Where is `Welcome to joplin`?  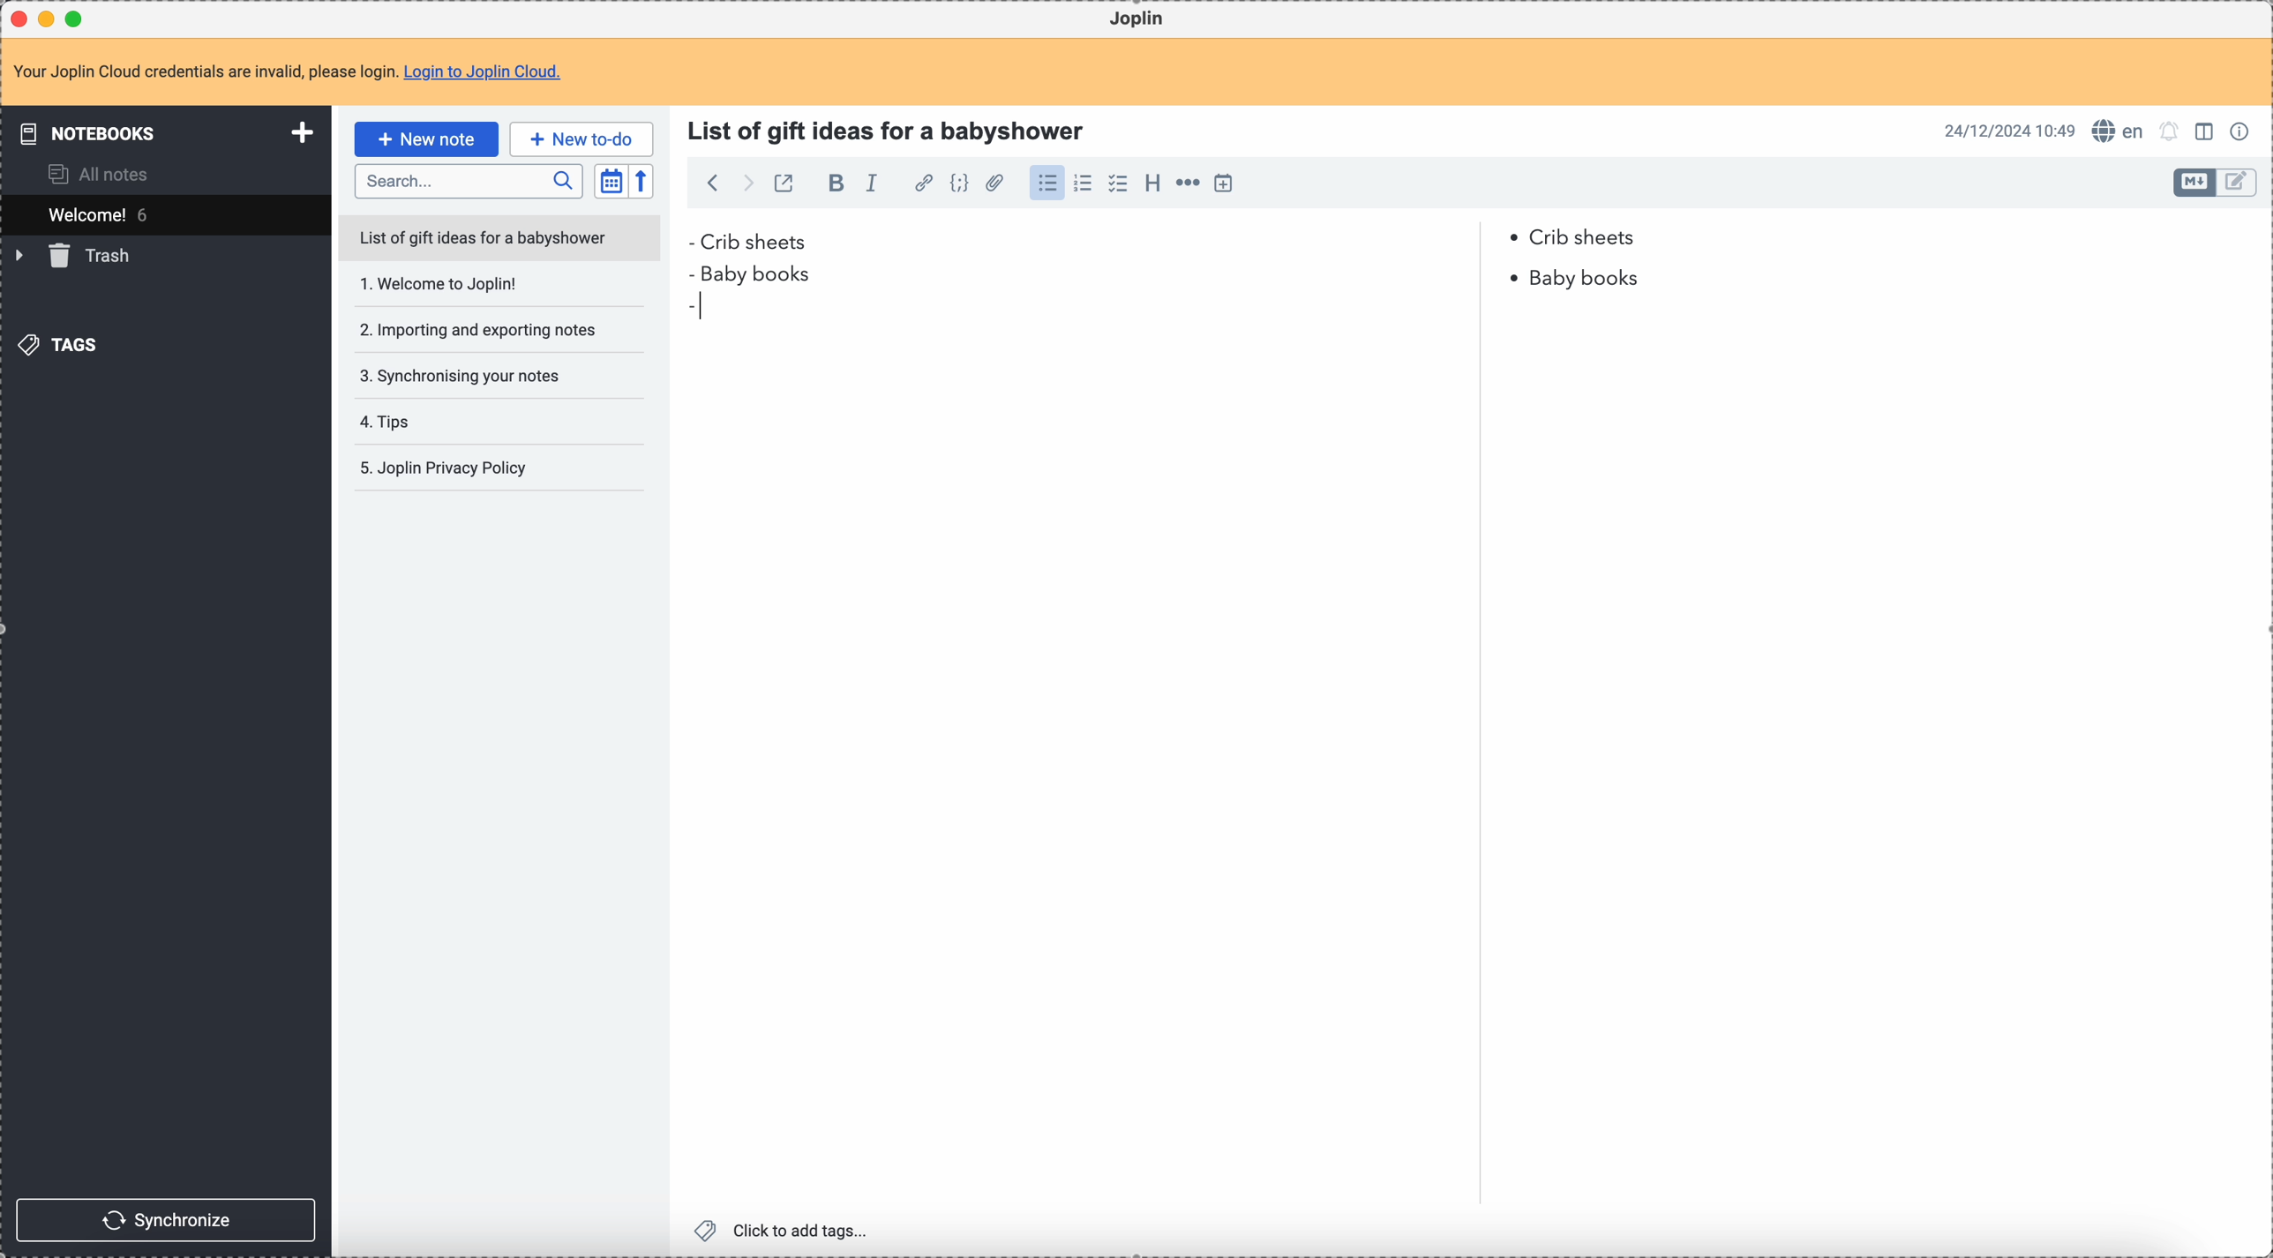 Welcome to joplin is located at coordinates (480, 288).